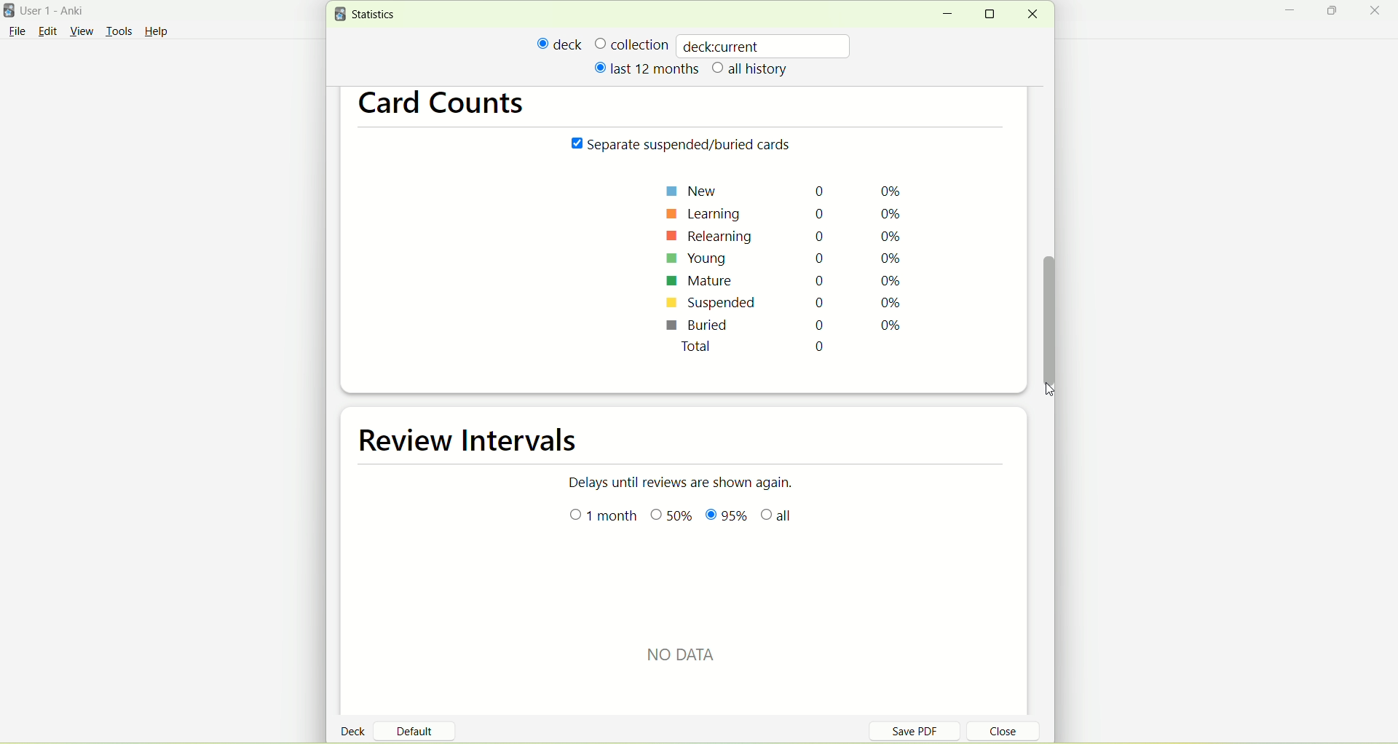 The width and height of the screenshot is (1398, 744). What do you see at coordinates (1334, 13) in the screenshot?
I see `maximize` at bounding box center [1334, 13].